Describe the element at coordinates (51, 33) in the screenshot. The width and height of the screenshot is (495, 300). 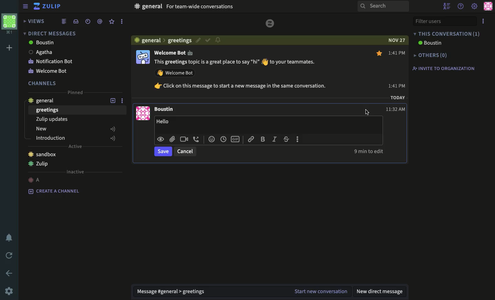
I see `direct messages` at that location.